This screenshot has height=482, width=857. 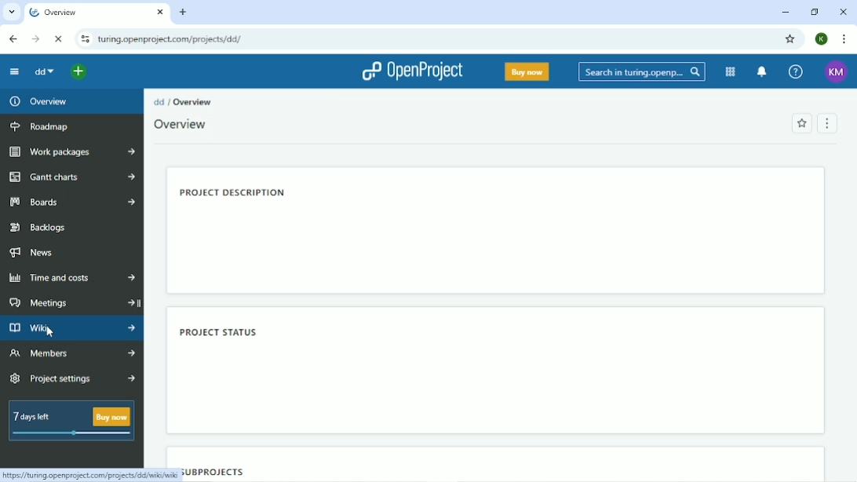 What do you see at coordinates (184, 12) in the screenshot?
I see `New tab` at bounding box center [184, 12].